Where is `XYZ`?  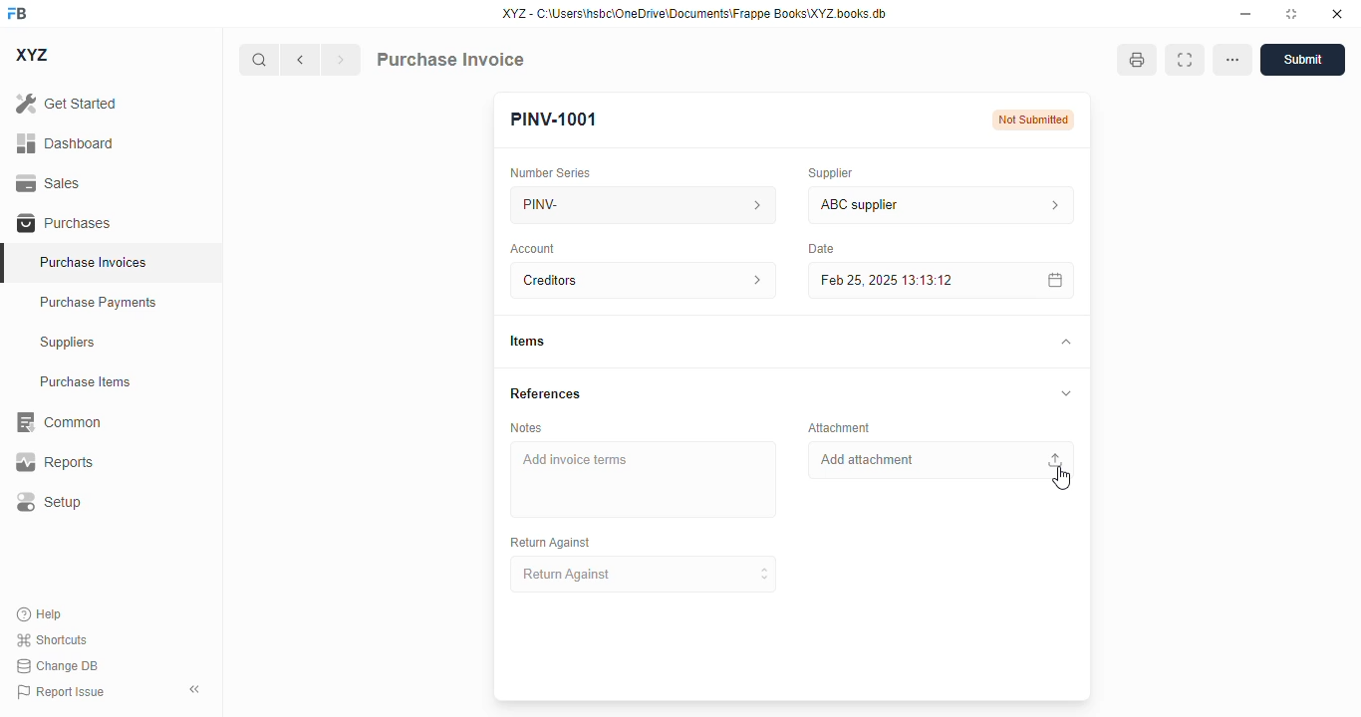
XYZ is located at coordinates (34, 55).